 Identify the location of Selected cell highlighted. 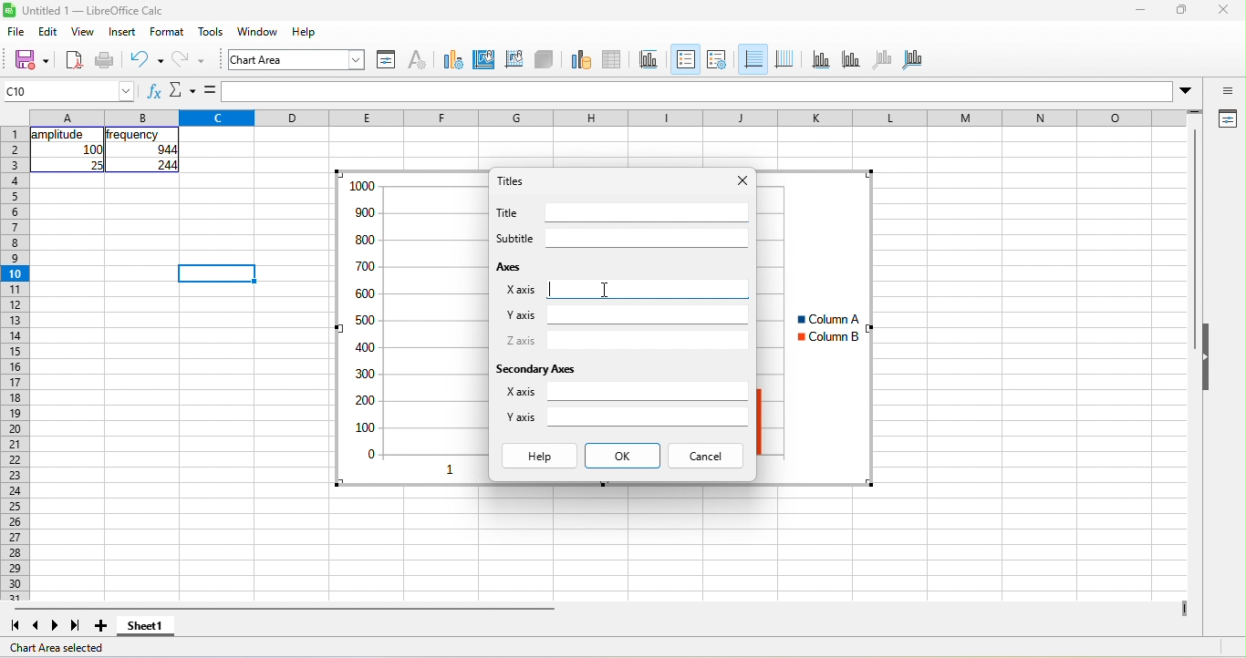
(216, 273).